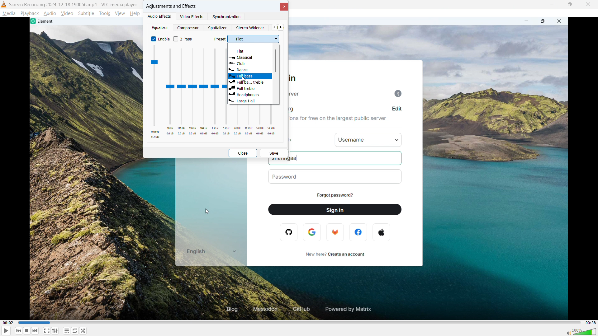 Image resolution: width=598 pixels, height=336 pixels. What do you see at coordinates (182, 92) in the screenshot?
I see `Adjust 170 Hertz` at bounding box center [182, 92].